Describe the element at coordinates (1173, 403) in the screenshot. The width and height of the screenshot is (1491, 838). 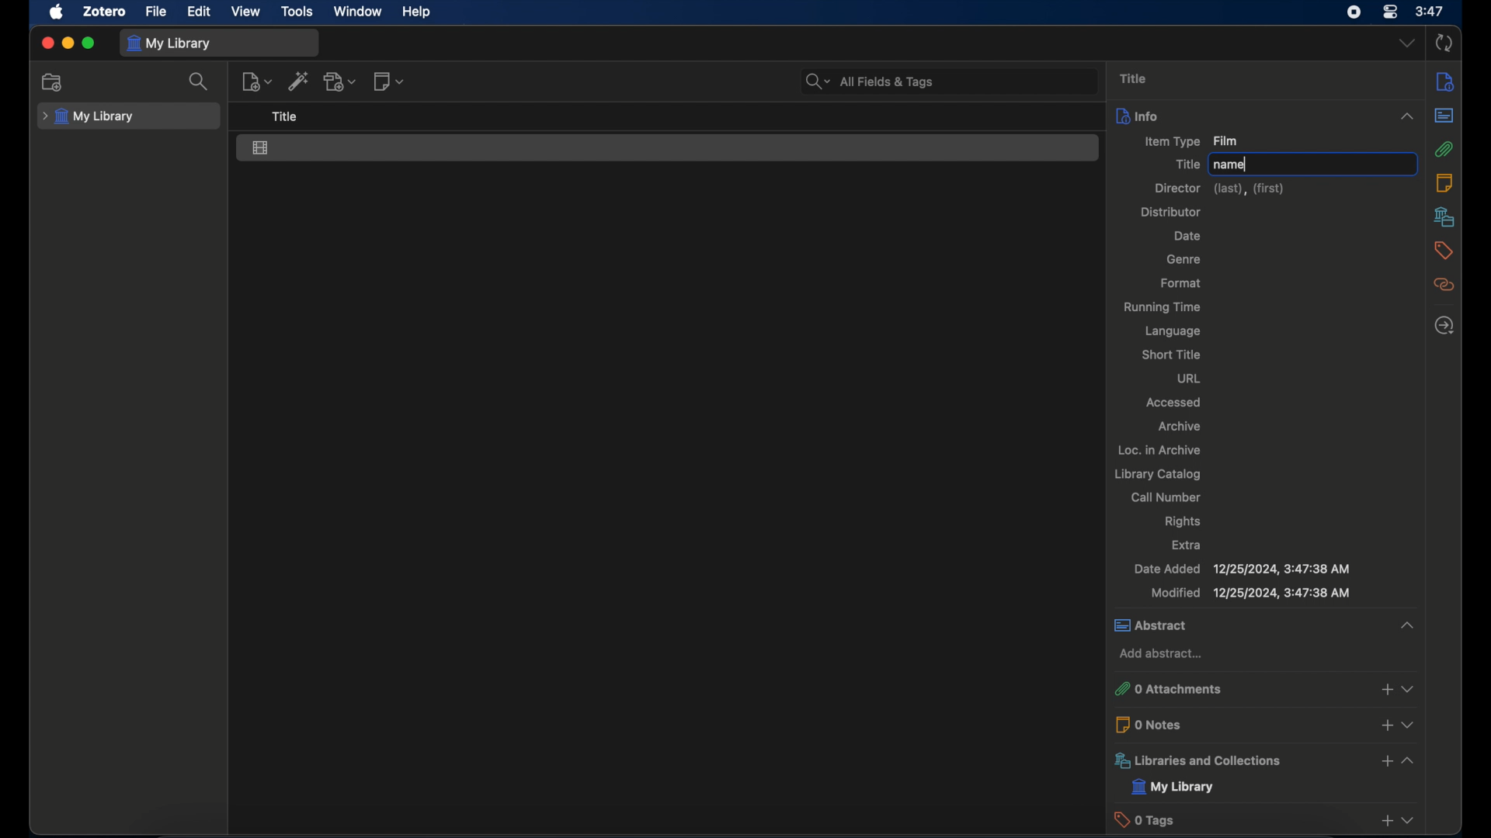
I see `accessed` at that location.